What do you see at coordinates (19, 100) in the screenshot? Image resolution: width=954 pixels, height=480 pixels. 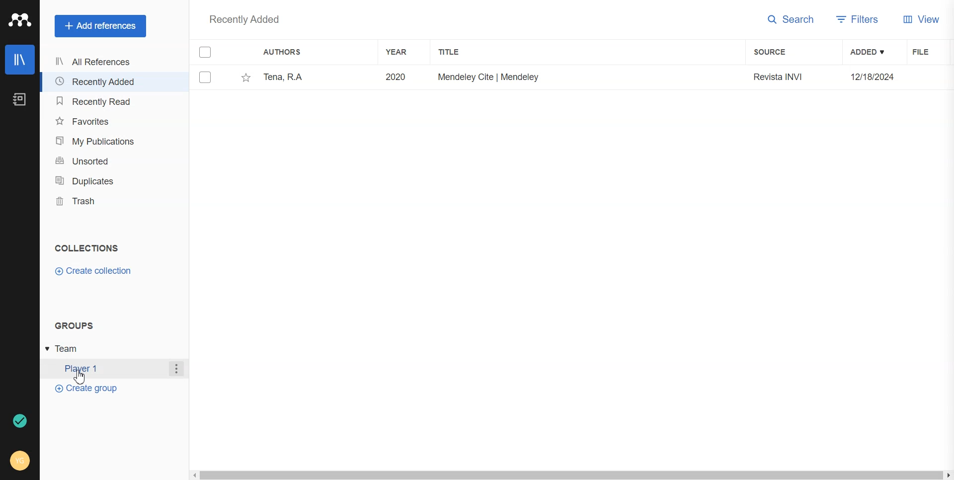 I see `Notebook` at bounding box center [19, 100].